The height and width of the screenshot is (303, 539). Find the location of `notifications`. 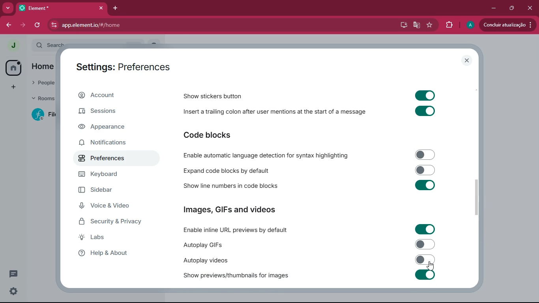

notifications is located at coordinates (106, 143).